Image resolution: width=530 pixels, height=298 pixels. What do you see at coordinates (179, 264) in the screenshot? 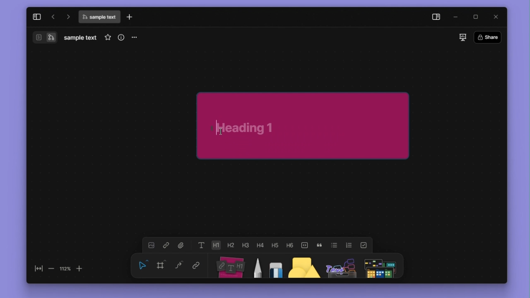
I see `curve` at bounding box center [179, 264].